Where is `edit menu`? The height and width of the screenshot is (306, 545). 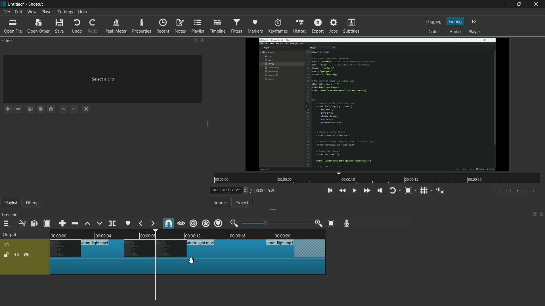 edit menu is located at coordinates (18, 12).